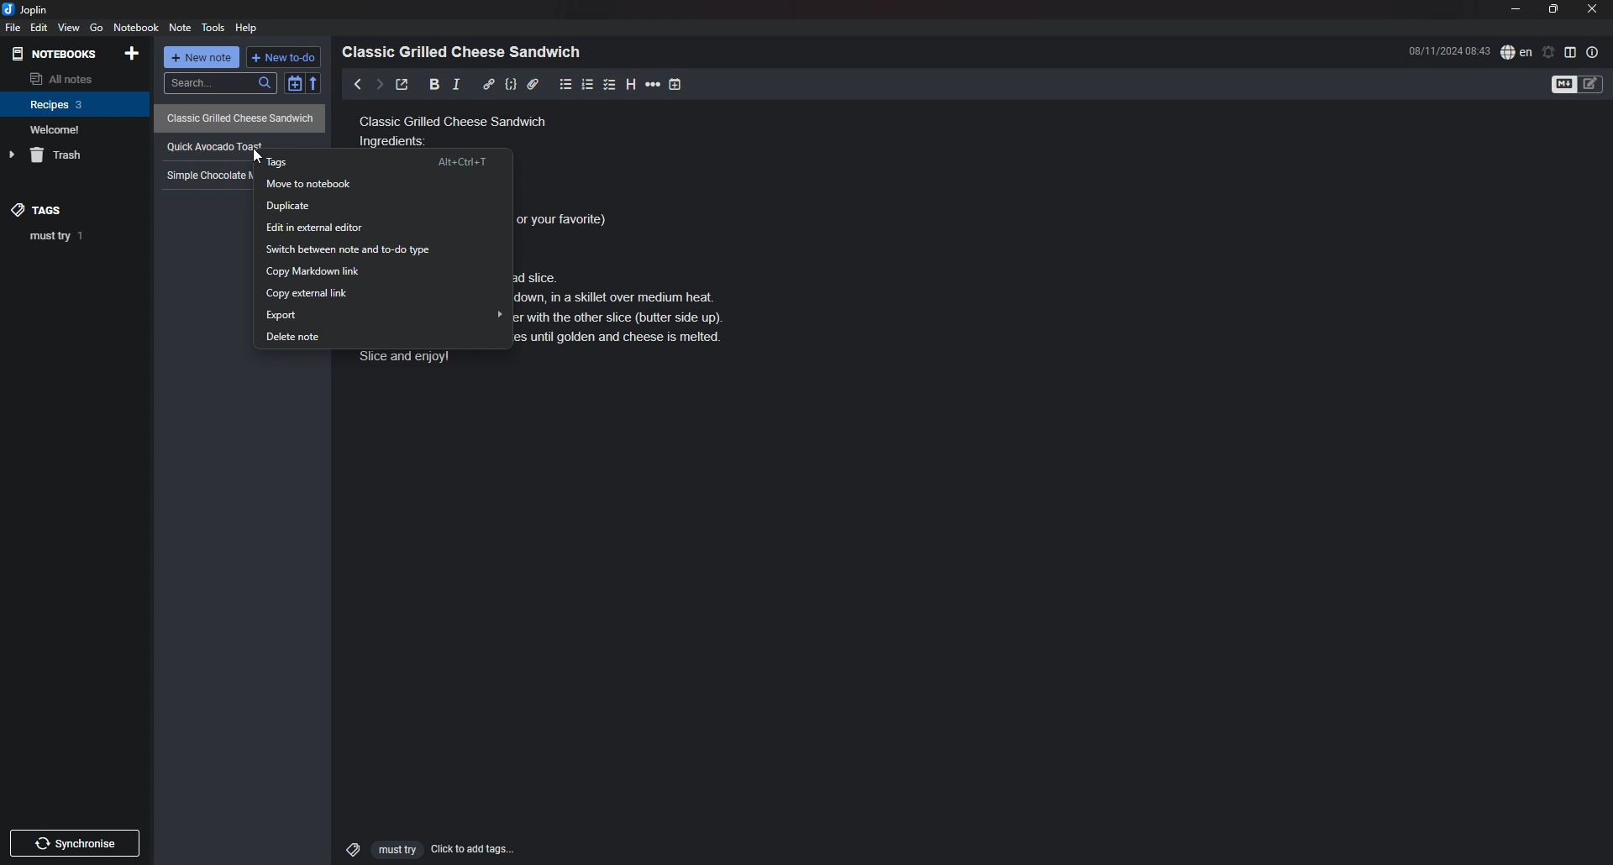 The width and height of the screenshot is (1613, 865). Describe the element at coordinates (76, 155) in the screenshot. I see `trash` at that location.